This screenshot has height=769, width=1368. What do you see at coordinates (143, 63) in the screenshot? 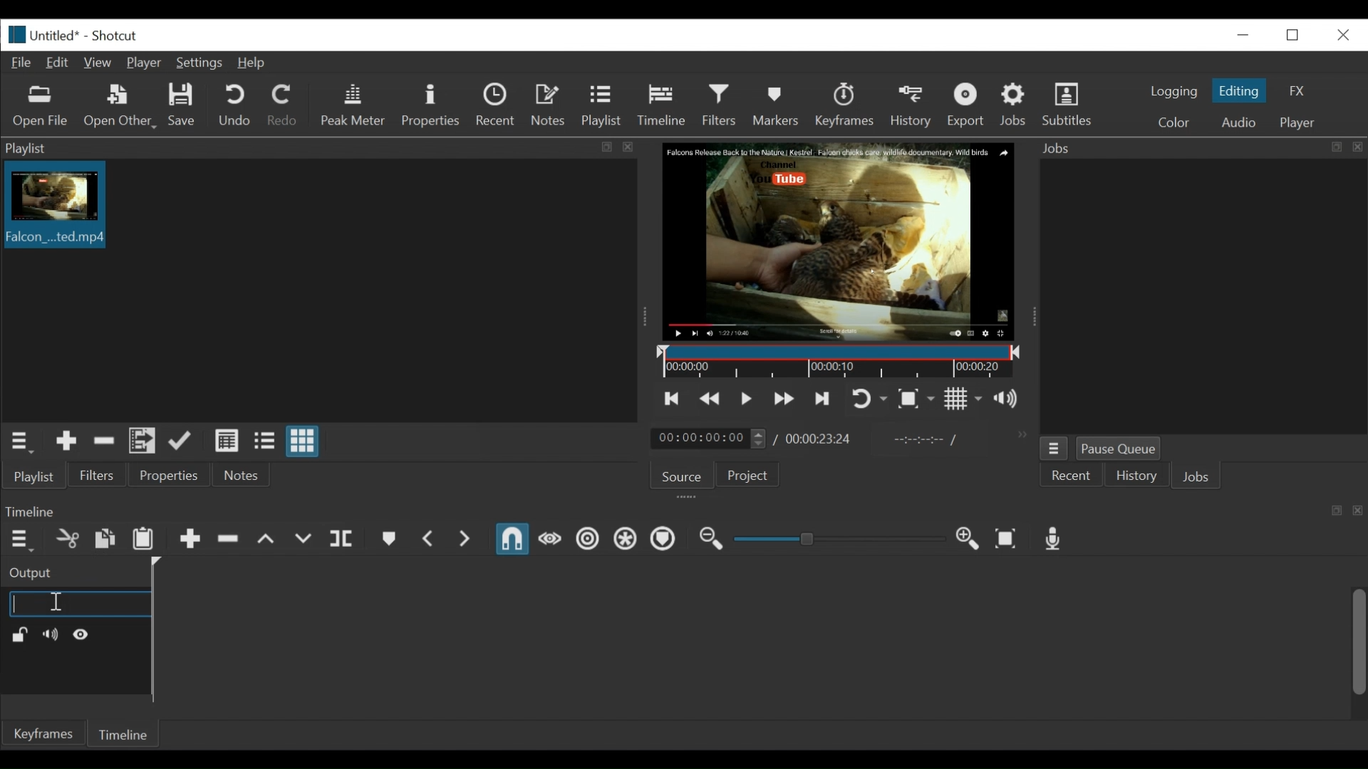
I see `Player` at bounding box center [143, 63].